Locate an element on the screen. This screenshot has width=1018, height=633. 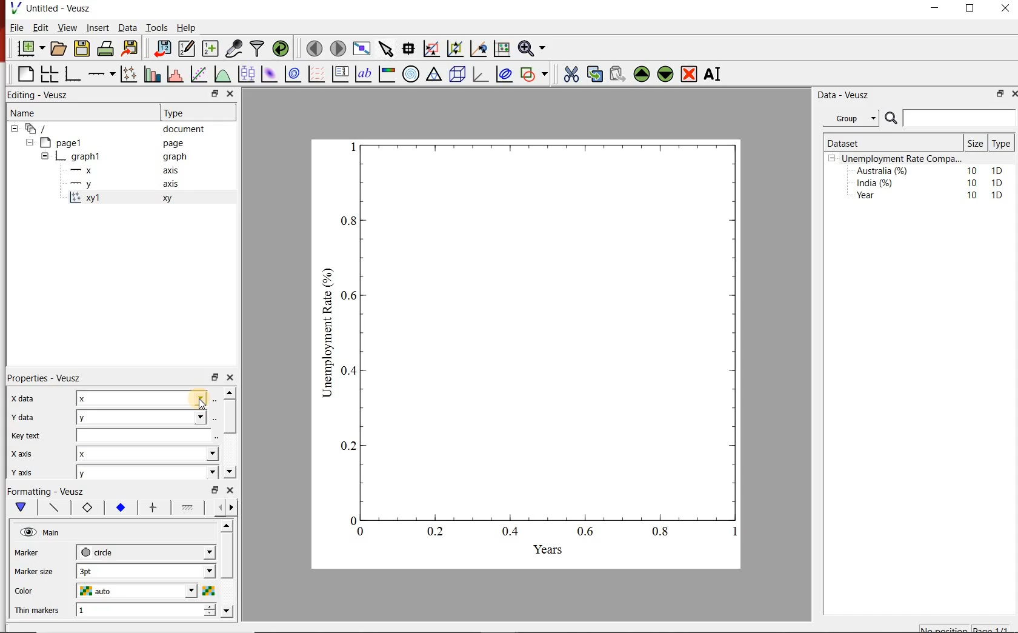
marker border is located at coordinates (87, 508).